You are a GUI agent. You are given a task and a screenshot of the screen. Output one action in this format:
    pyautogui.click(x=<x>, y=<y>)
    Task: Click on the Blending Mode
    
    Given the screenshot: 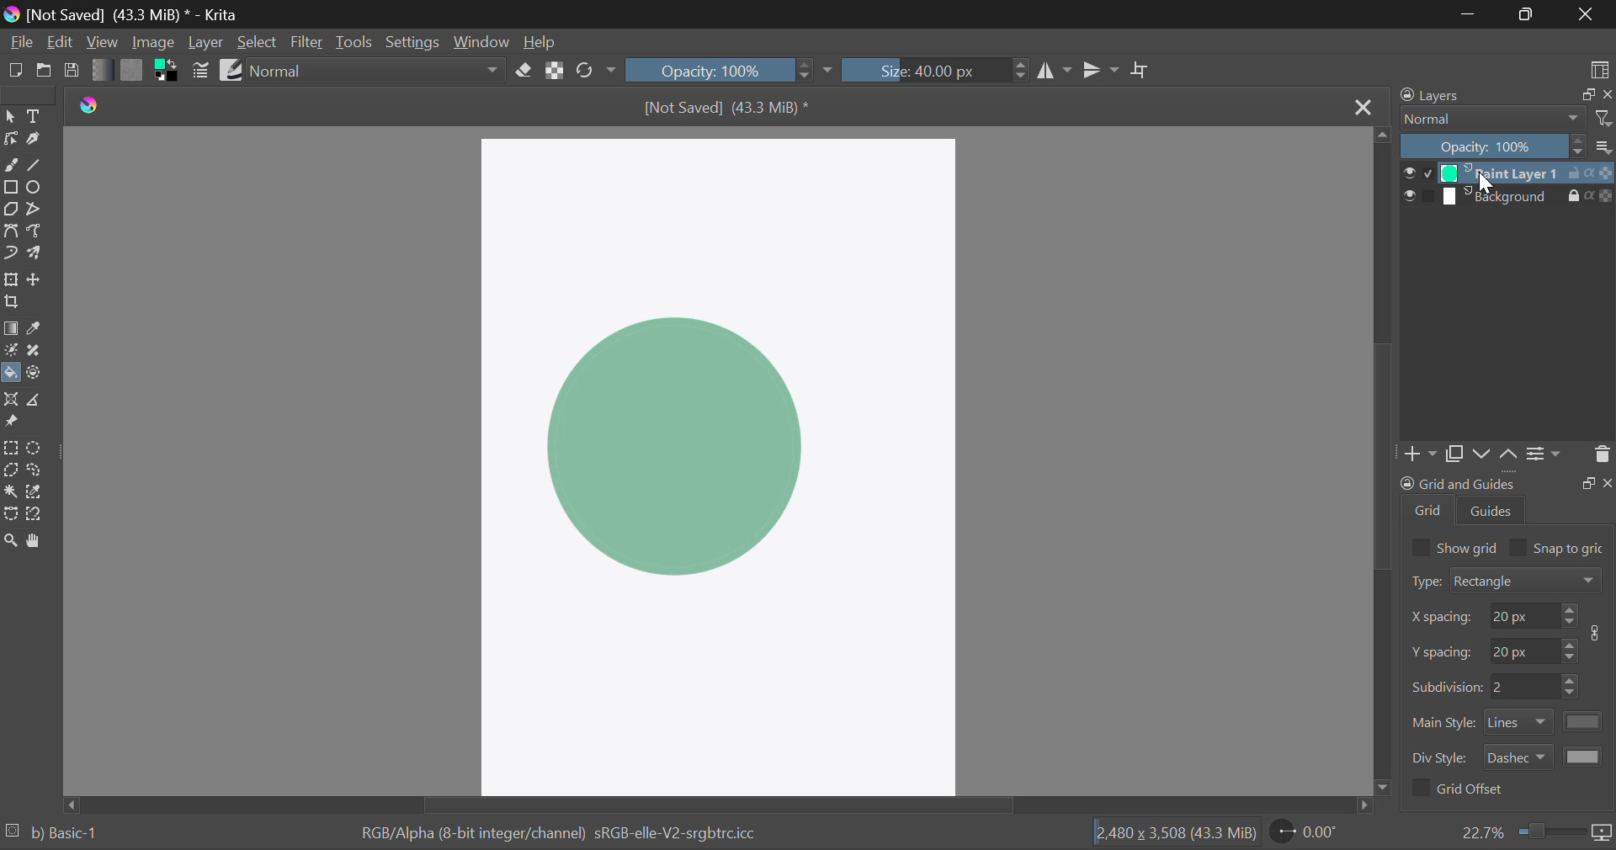 What is the action you would take?
    pyautogui.click(x=379, y=71)
    